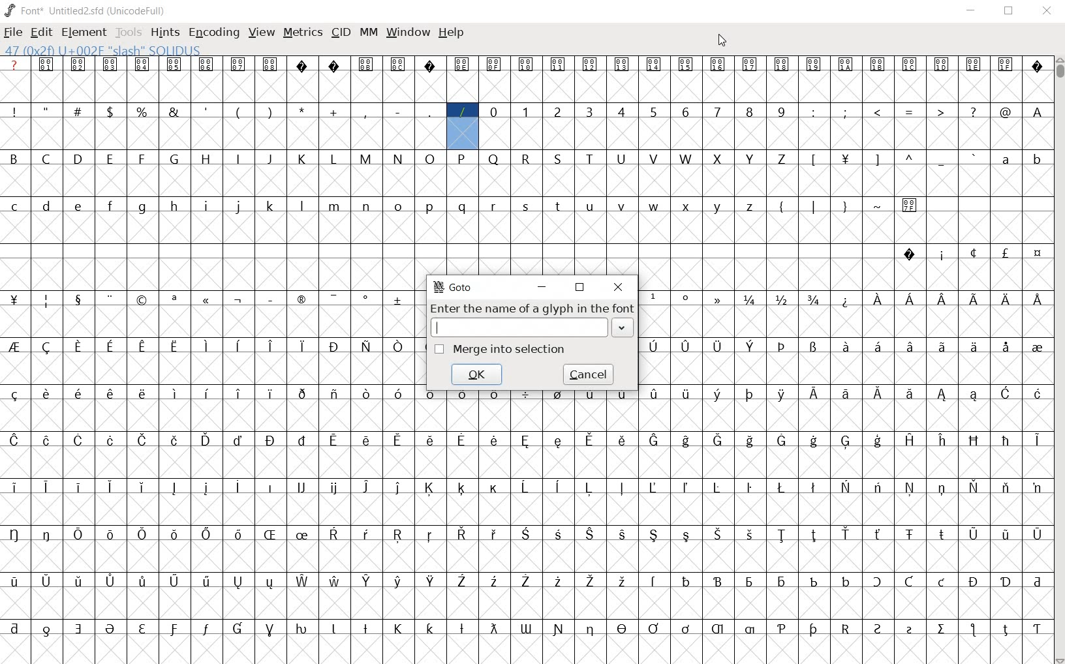  Describe the element at coordinates (974, 535) in the screenshot. I see `glyph` at that location.